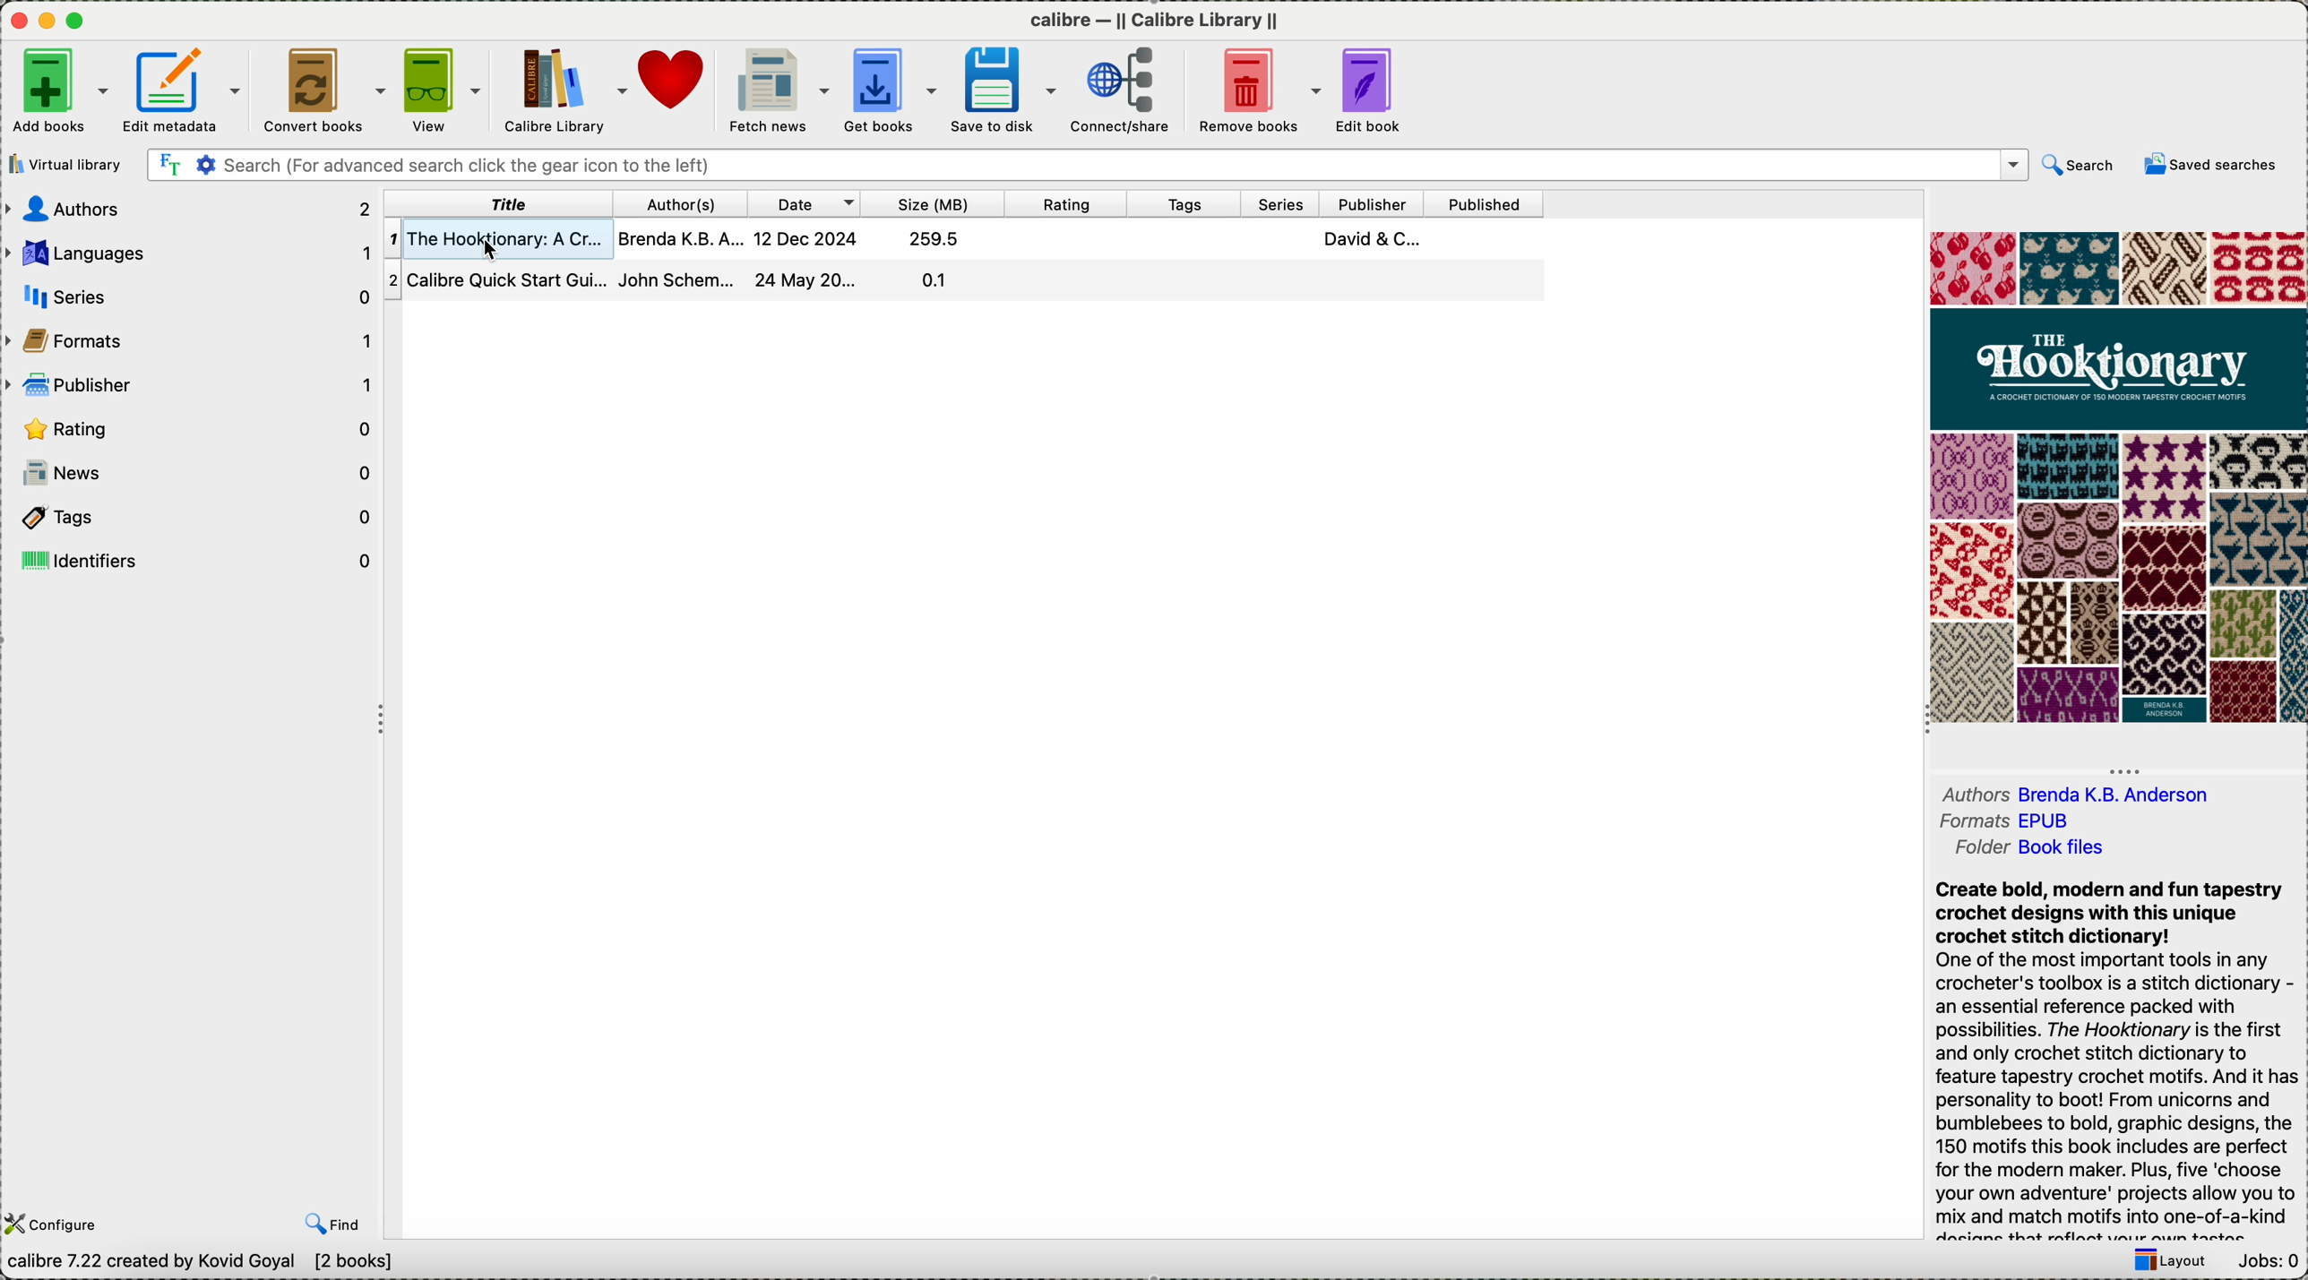  I want to click on close program, so click(19, 21).